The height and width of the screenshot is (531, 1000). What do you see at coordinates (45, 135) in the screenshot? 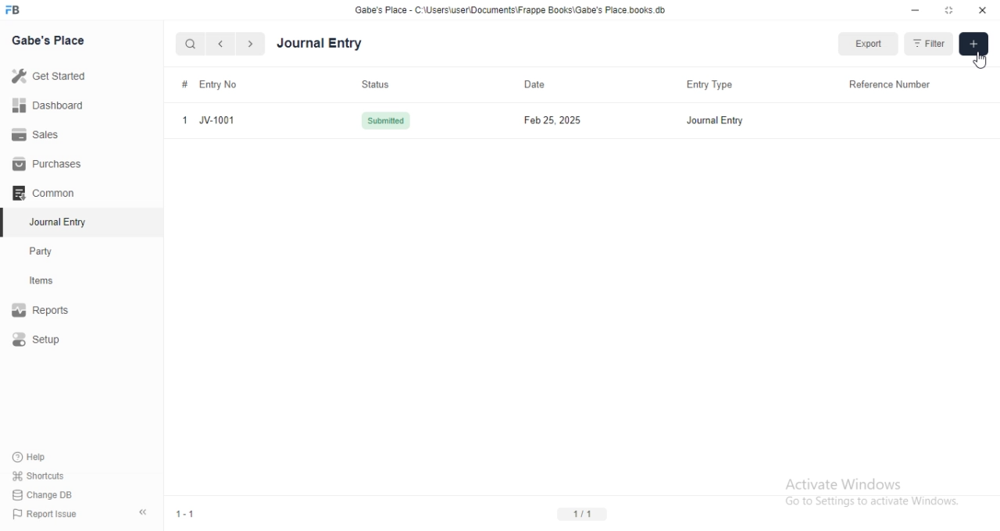
I see `Sales` at bounding box center [45, 135].